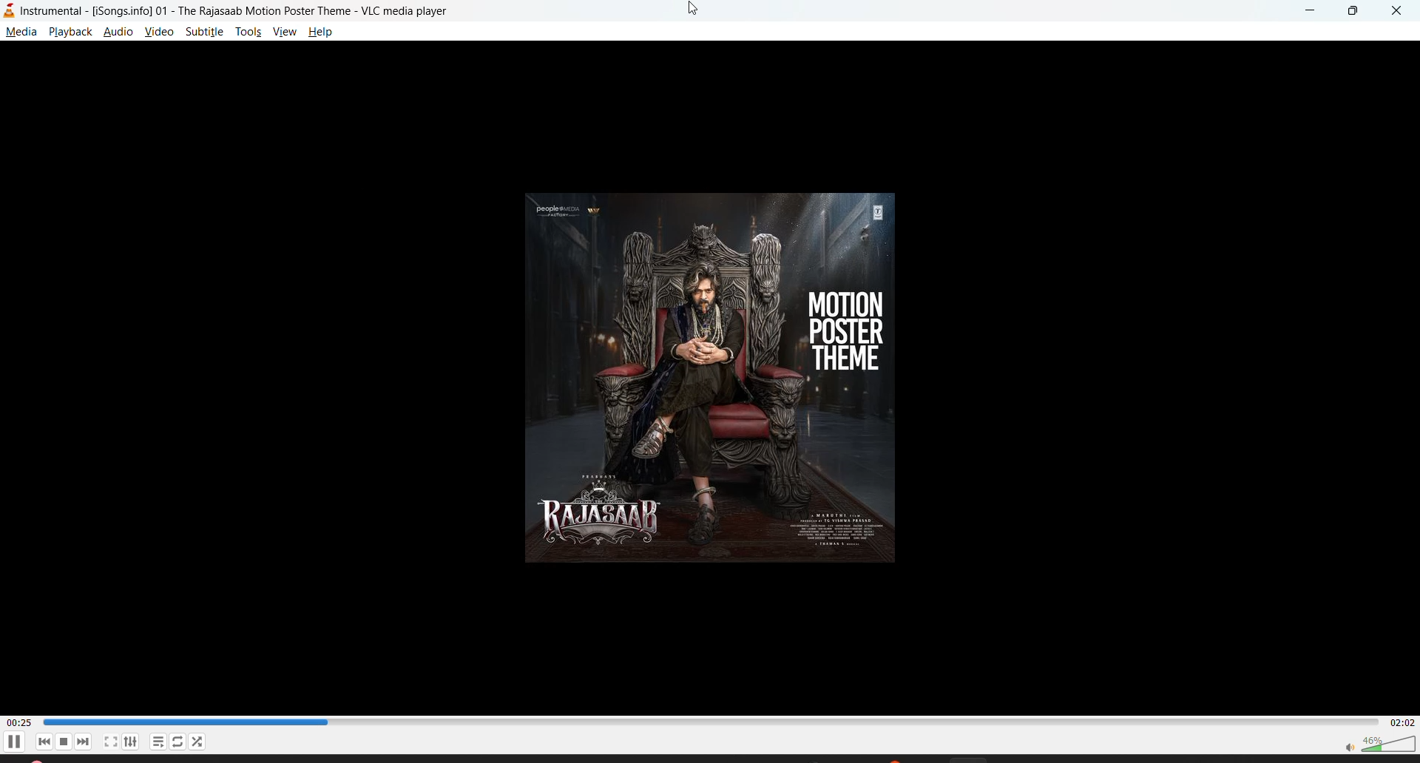 This screenshot has height=763, width=1420. What do you see at coordinates (111, 742) in the screenshot?
I see `fullscreen` at bounding box center [111, 742].